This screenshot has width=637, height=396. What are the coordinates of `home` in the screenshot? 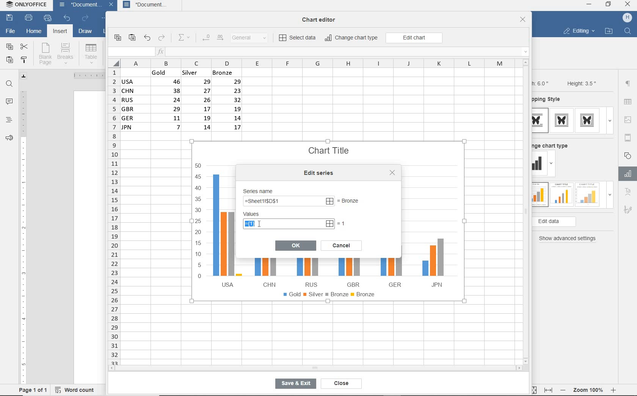 It's located at (34, 32).